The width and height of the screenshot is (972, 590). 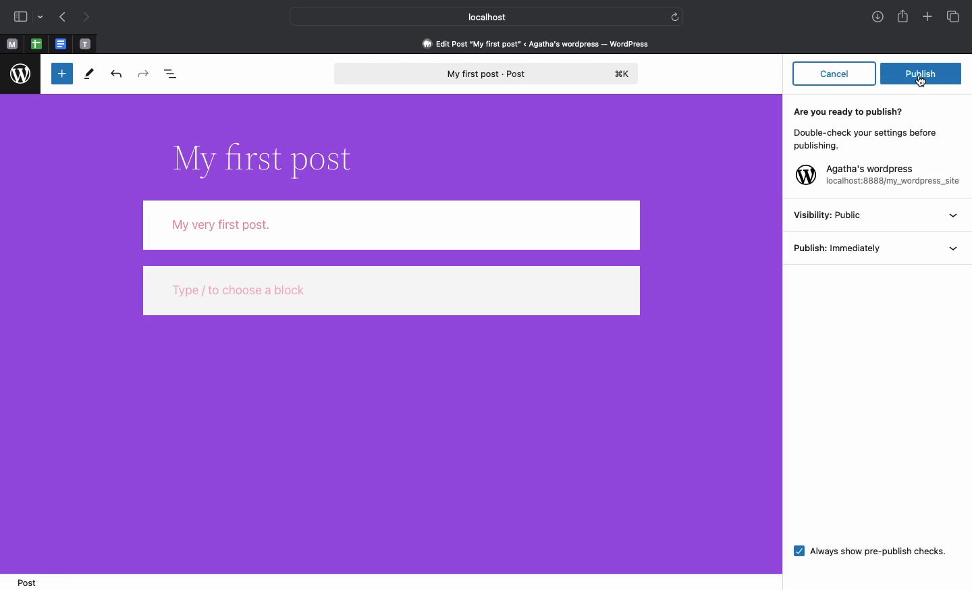 What do you see at coordinates (878, 248) in the screenshot?
I see `Publish: inmediately` at bounding box center [878, 248].